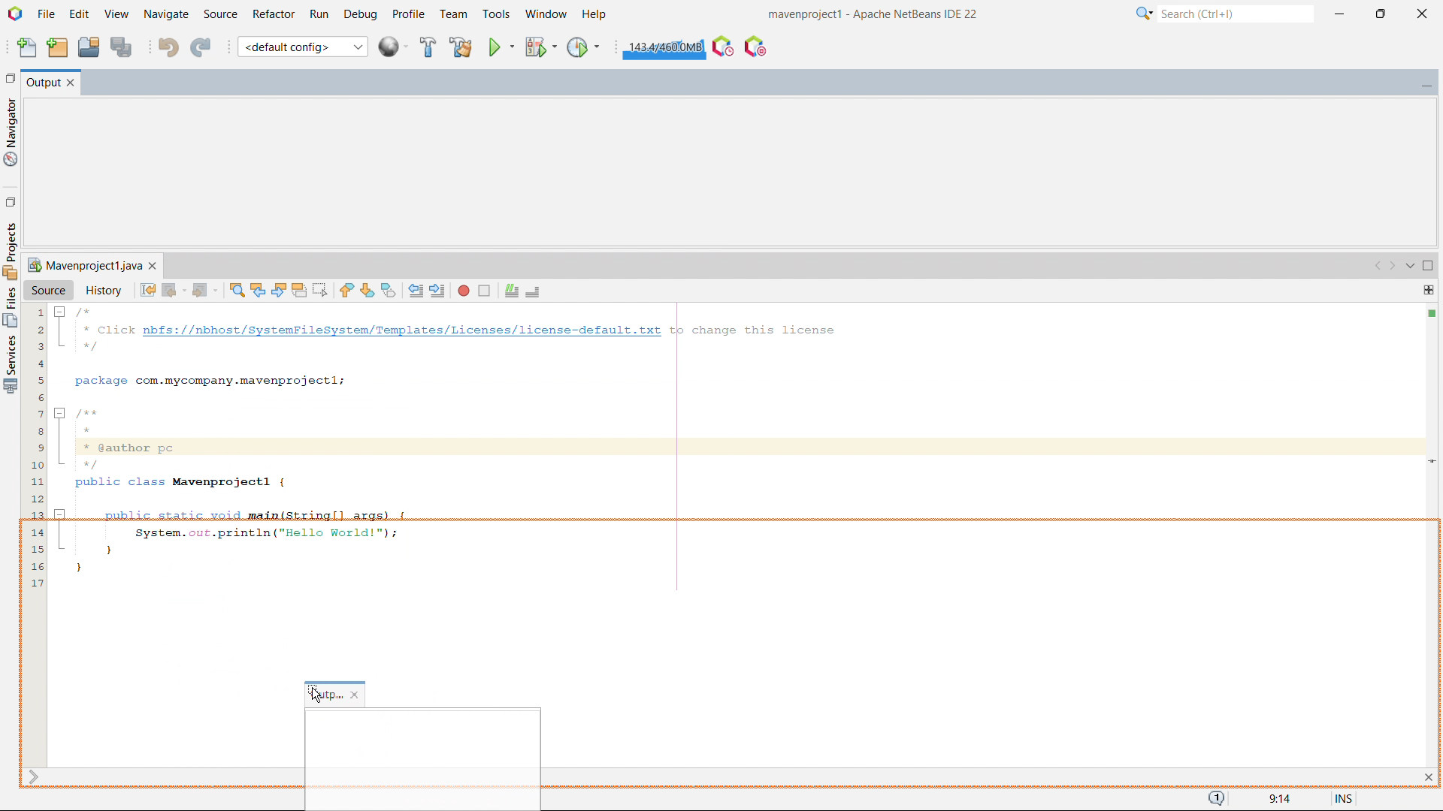  I want to click on maximize, so click(1380, 14).